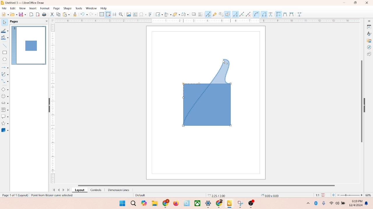 The height and width of the screenshot is (209, 373). I want to click on page 1, so click(29, 45).